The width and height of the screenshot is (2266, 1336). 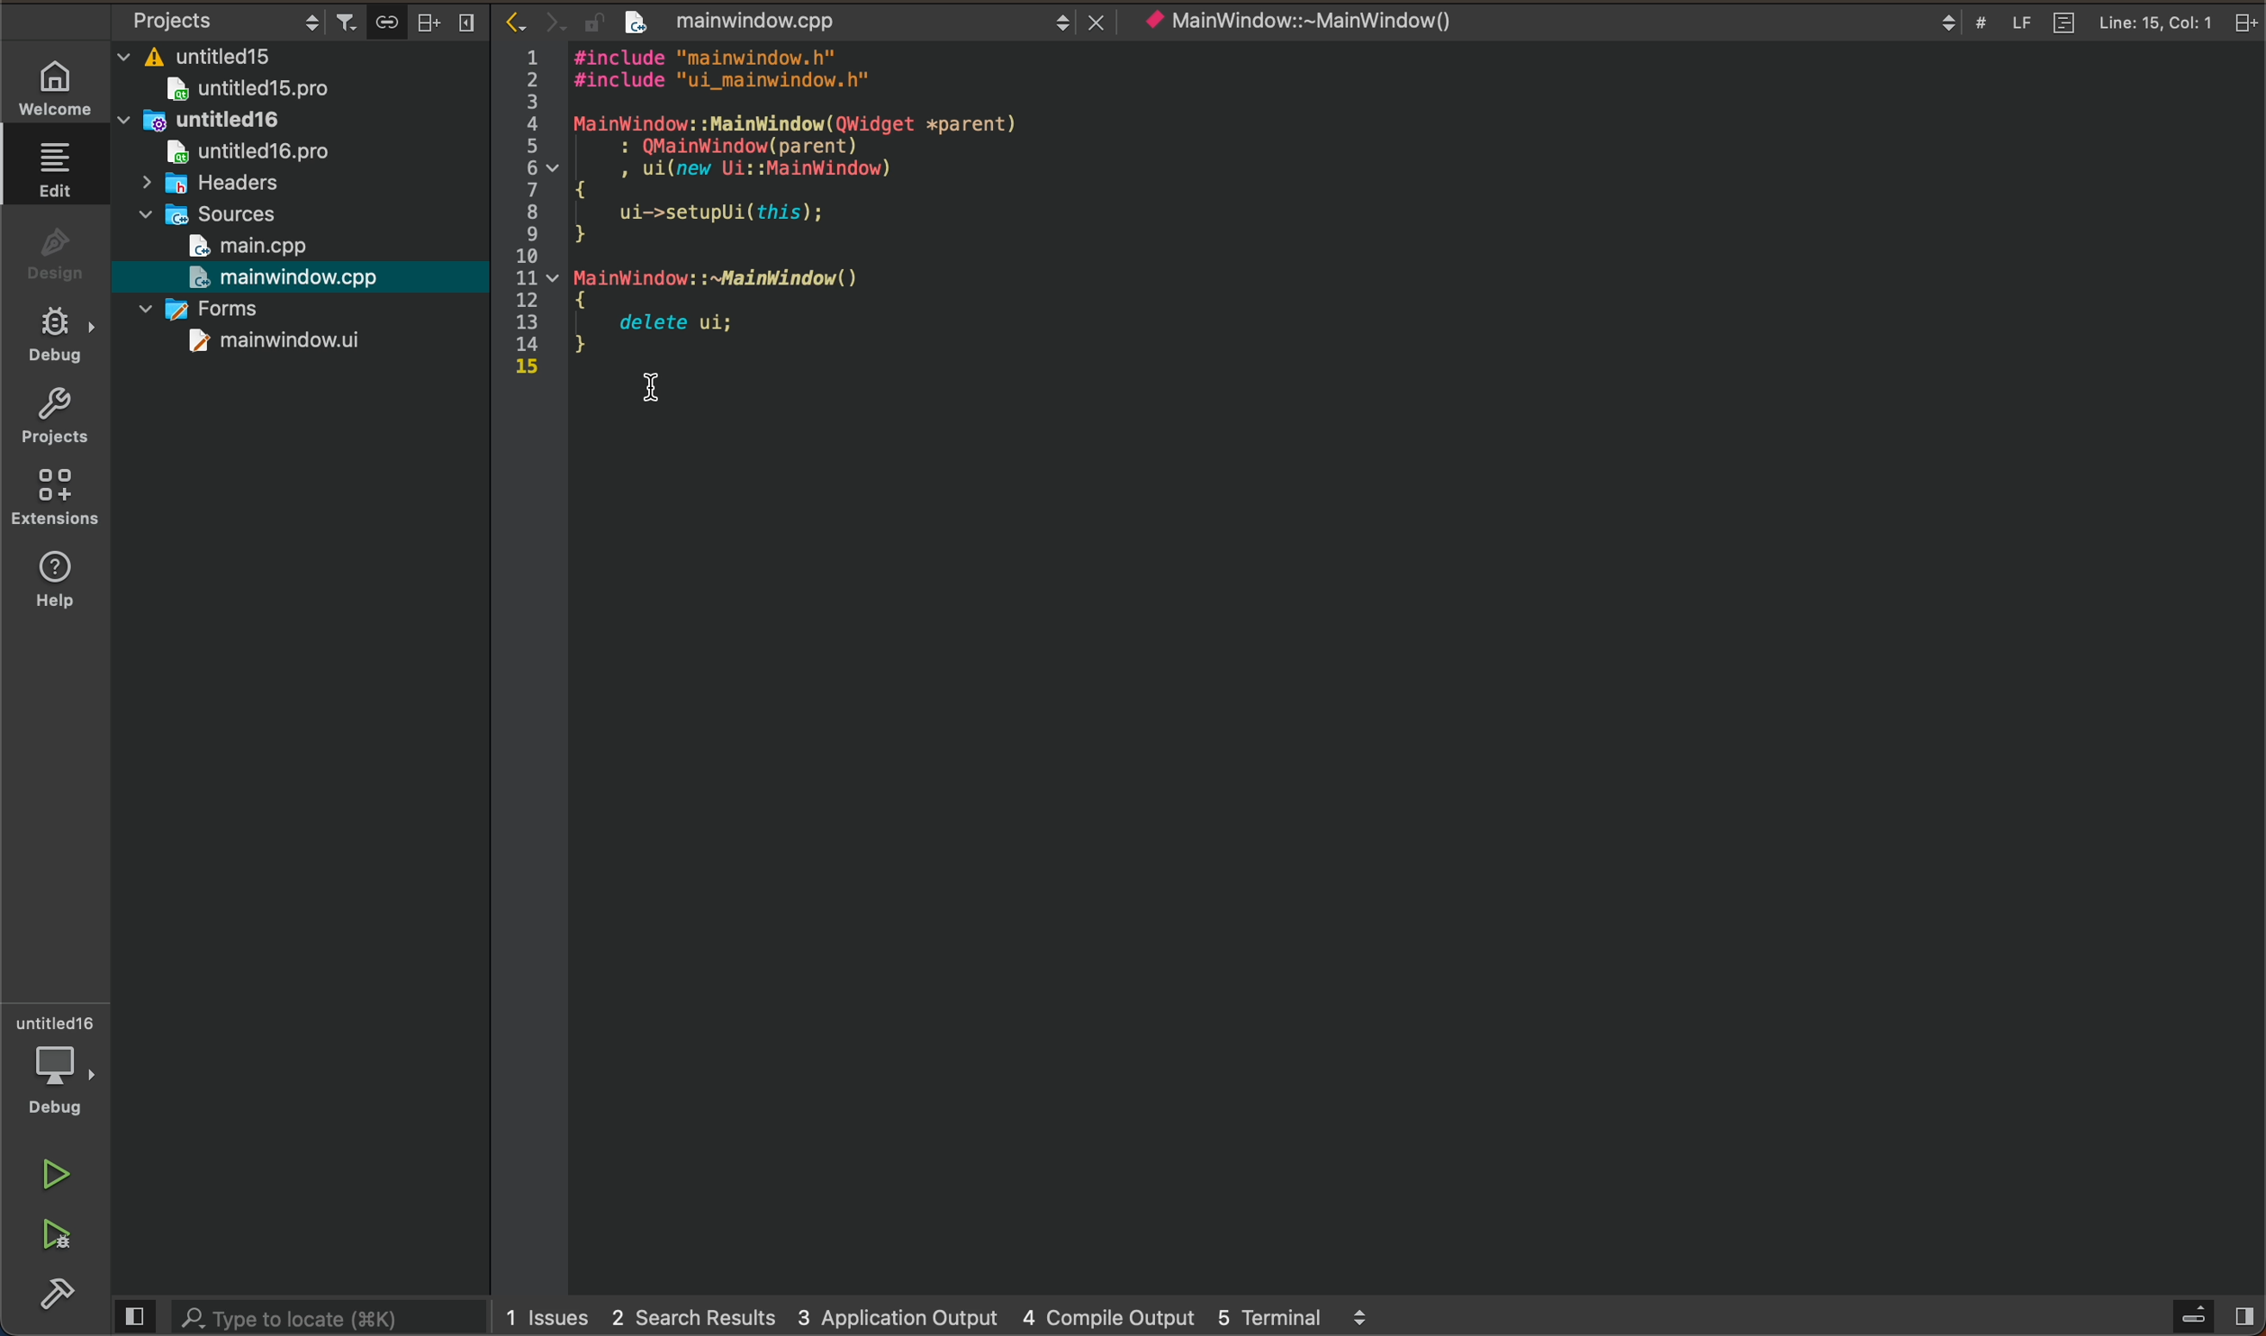 I want to click on Type to locate, so click(x=290, y=1316).